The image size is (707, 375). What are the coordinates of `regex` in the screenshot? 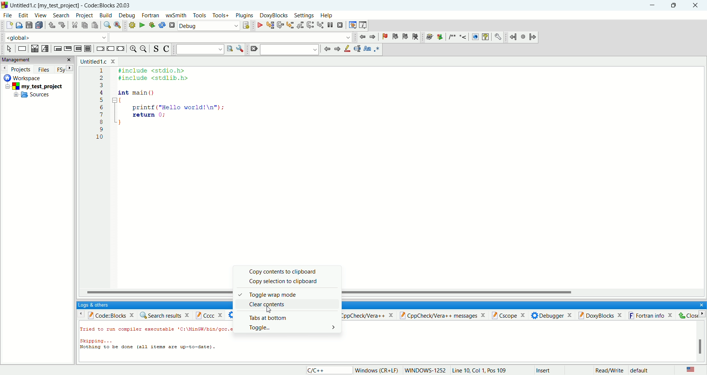 It's located at (377, 49).